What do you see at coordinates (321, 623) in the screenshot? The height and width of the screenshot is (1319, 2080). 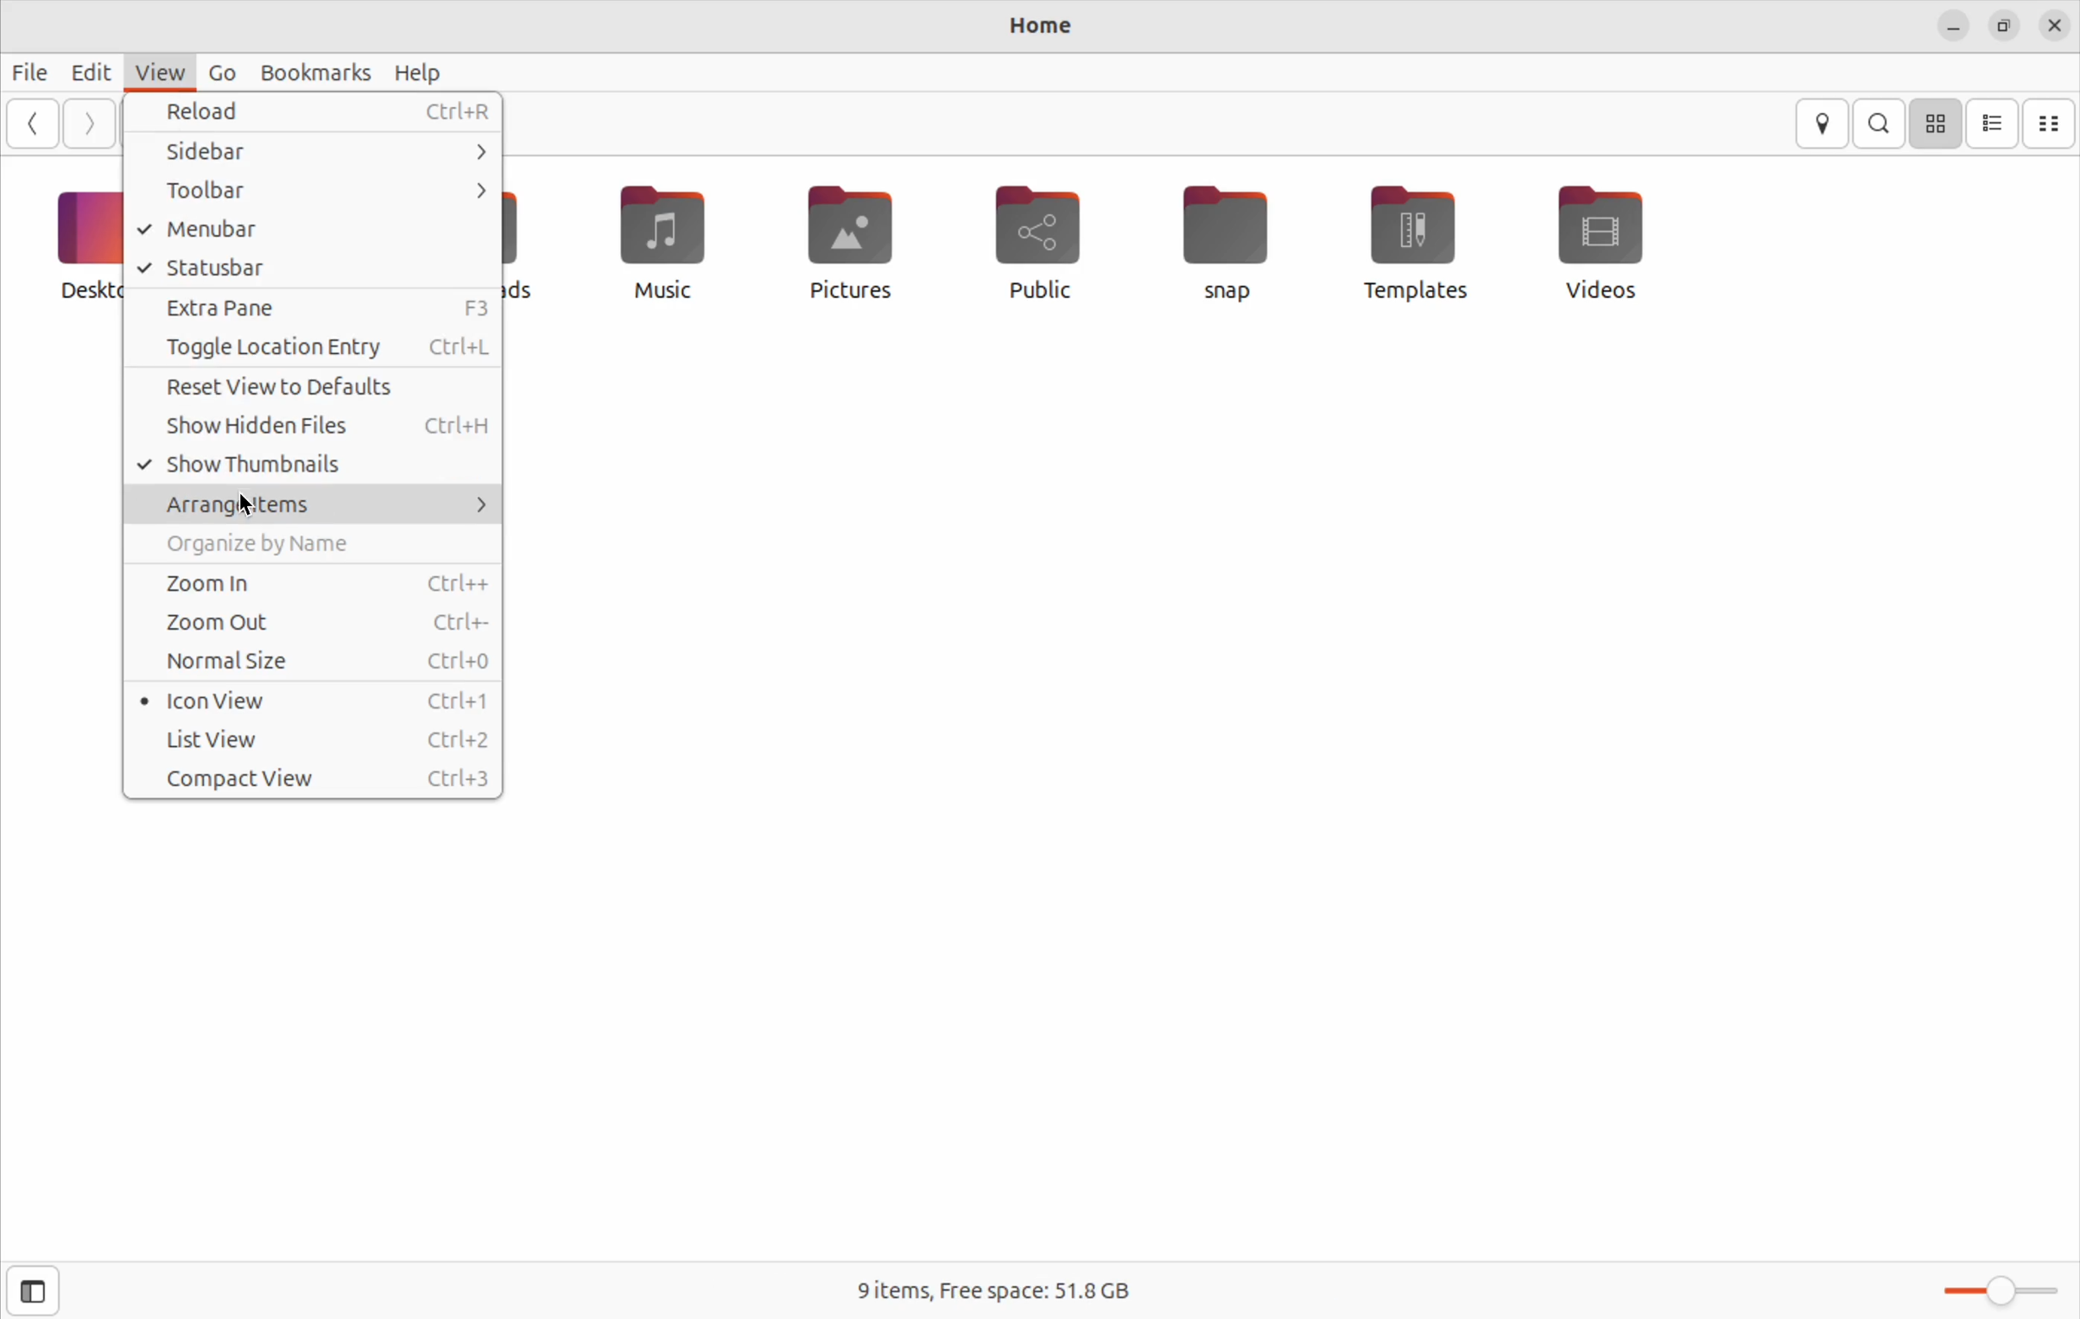 I see `zoom out` at bounding box center [321, 623].